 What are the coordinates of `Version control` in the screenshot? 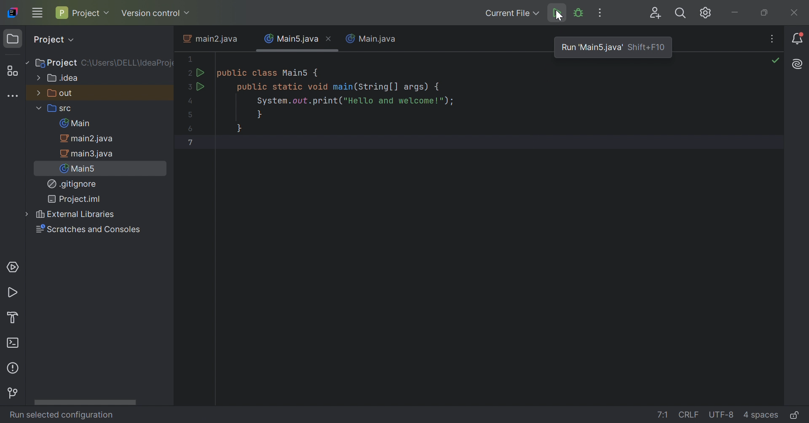 It's located at (157, 13).